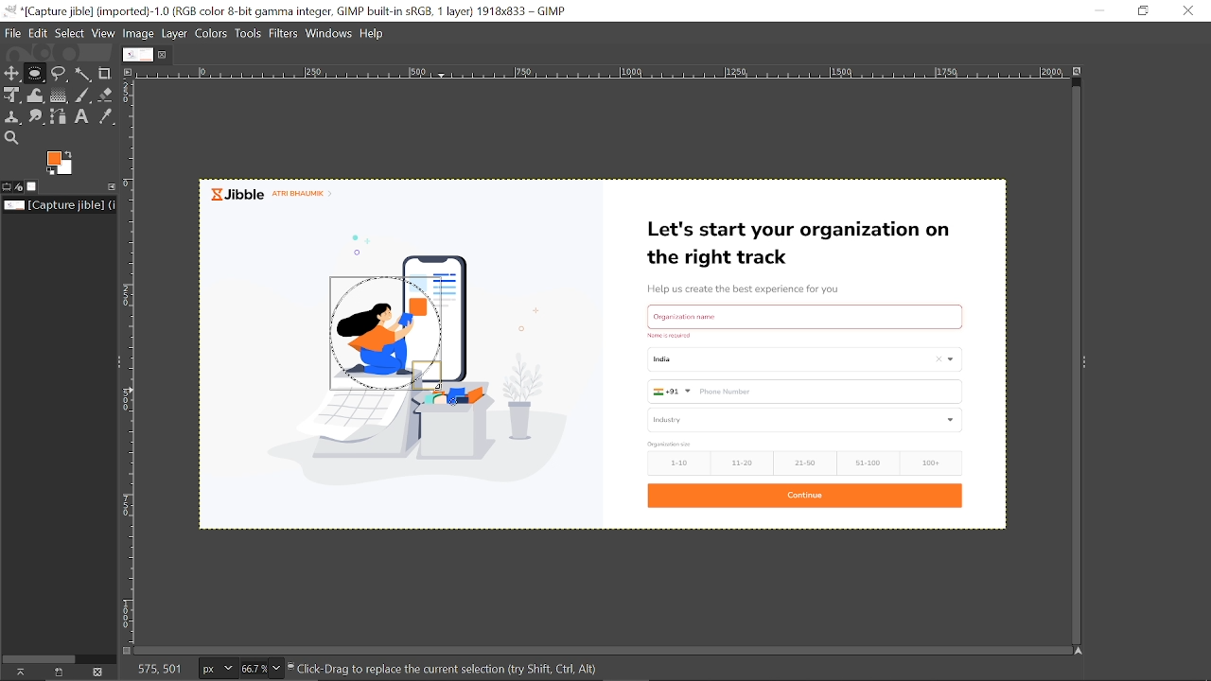  Describe the element at coordinates (1145, 10) in the screenshot. I see `Rdownestore ` at that location.